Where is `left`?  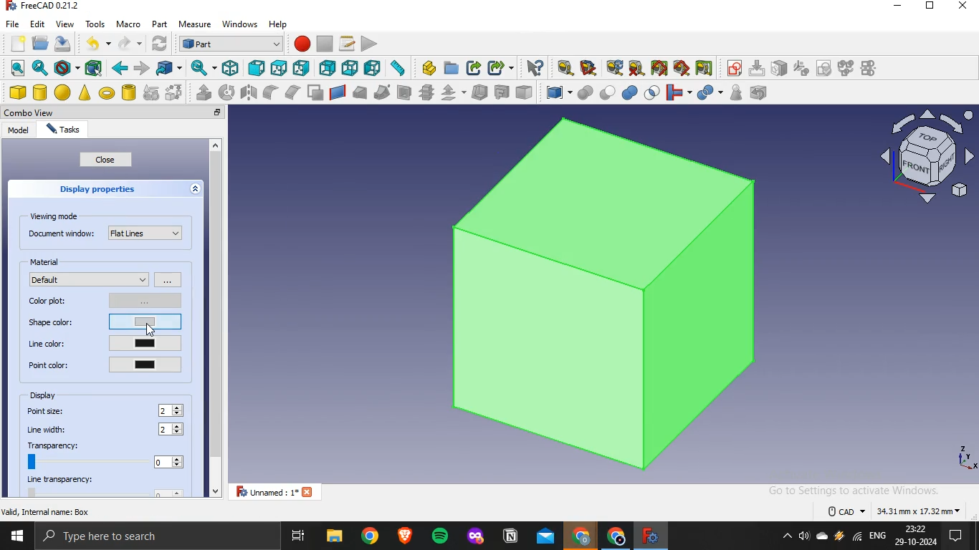 left is located at coordinates (373, 67).